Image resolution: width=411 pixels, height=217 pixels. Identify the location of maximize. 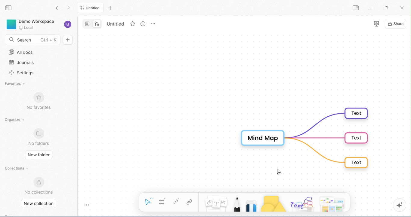
(386, 8).